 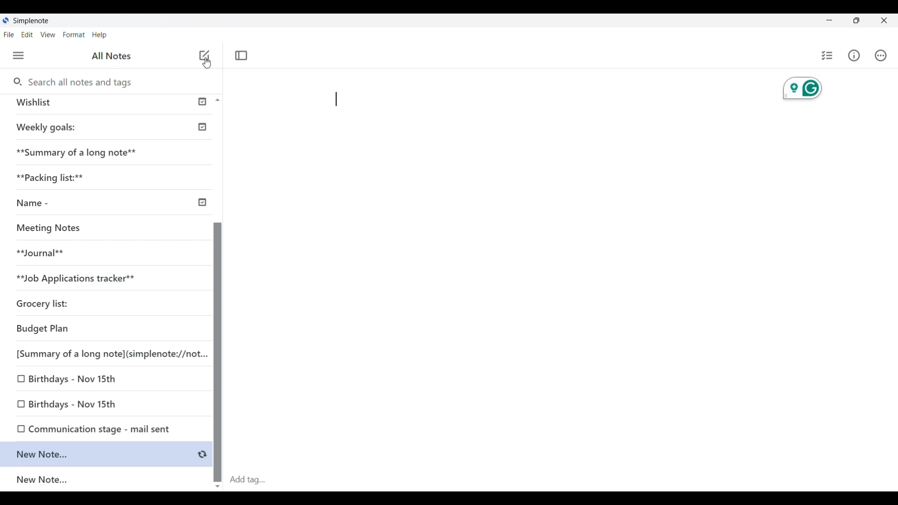 I want to click on Birthdays - Nov 15th, so click(x=72, y=380).